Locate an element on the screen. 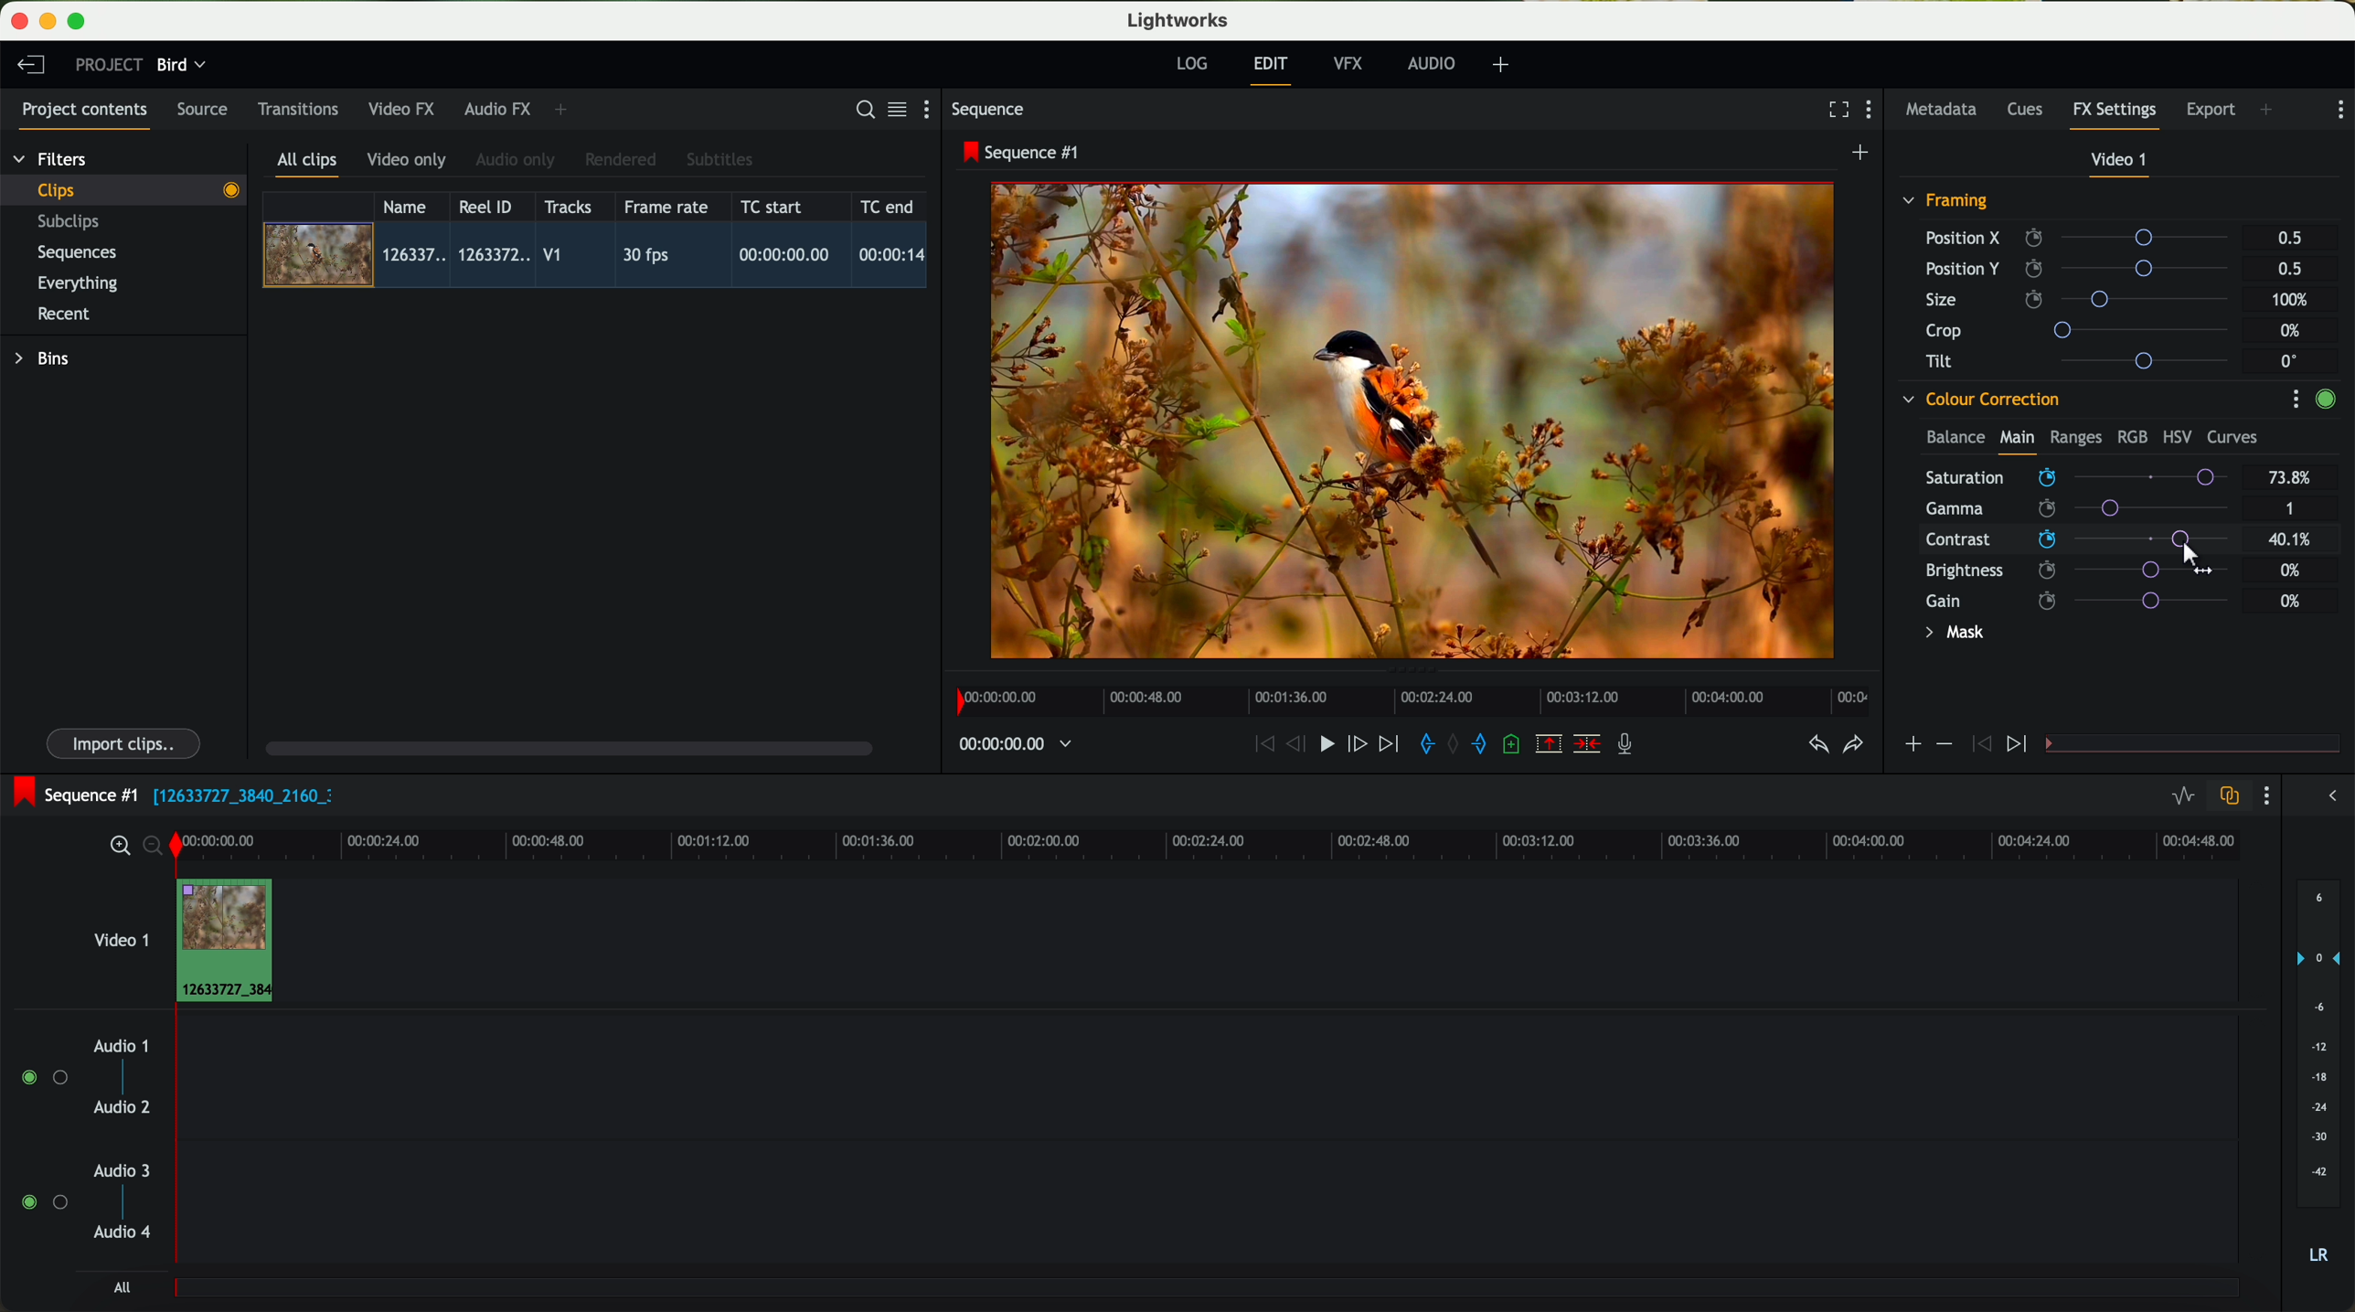  0° is located at coordinates (2290, 360).